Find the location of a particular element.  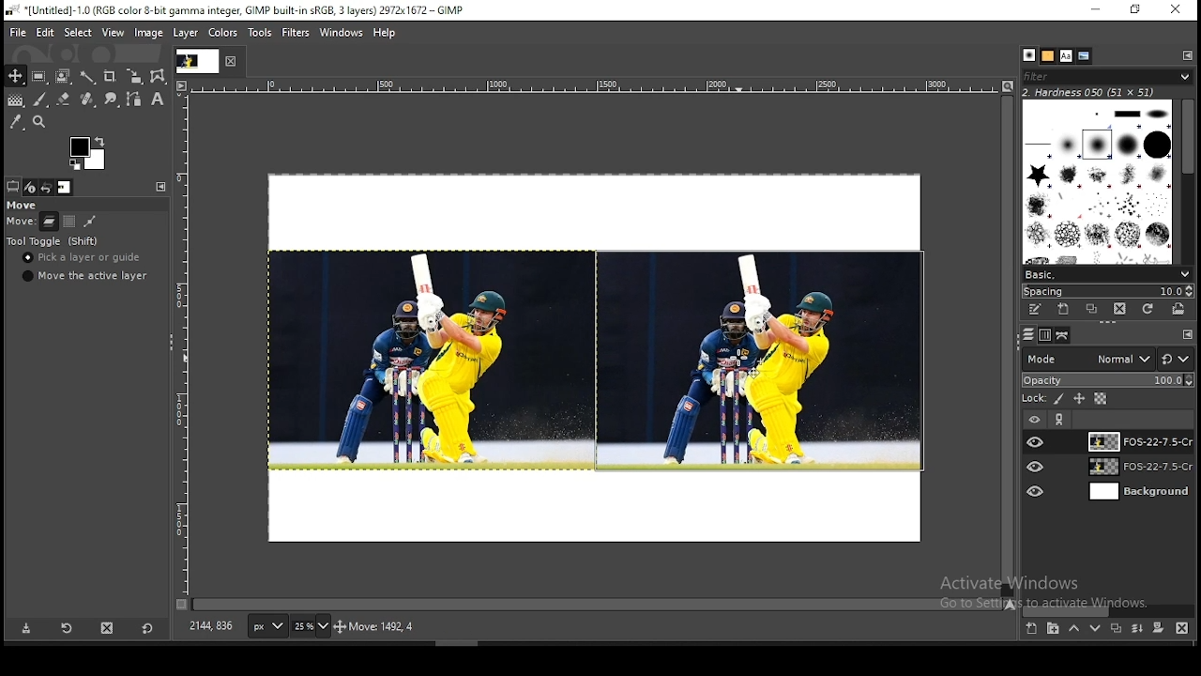

edit is located at coordinates (47, 32).